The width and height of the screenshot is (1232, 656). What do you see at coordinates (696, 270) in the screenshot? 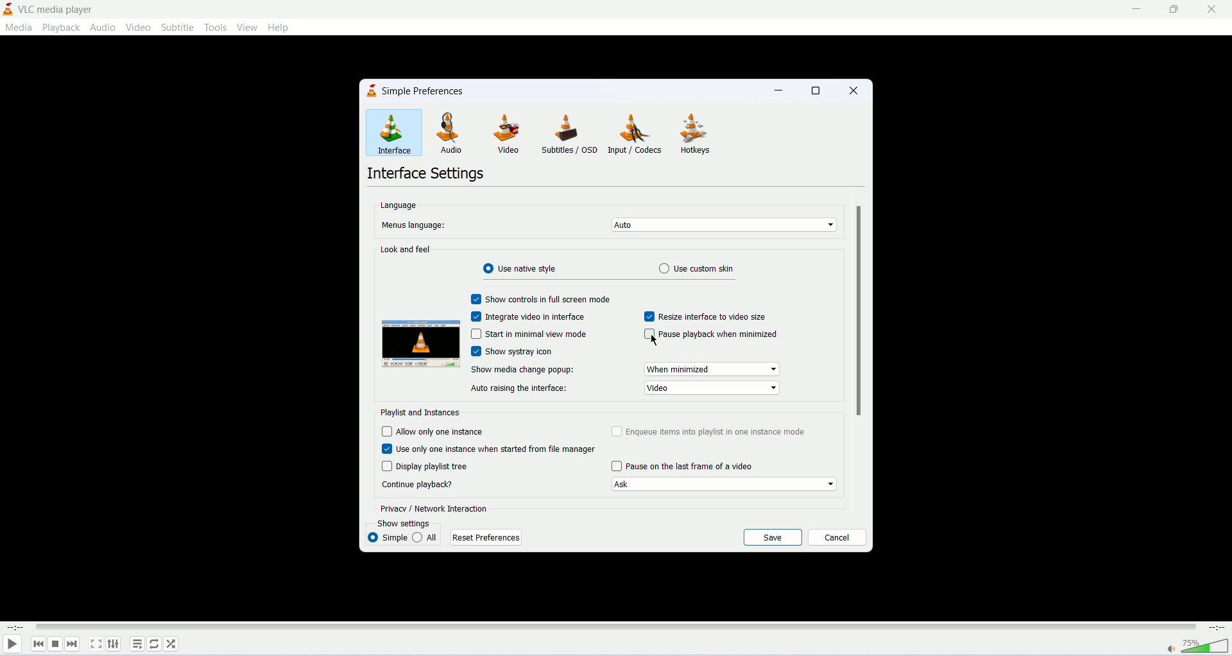
I see `Use custom skin` at bounding box center [696, 270].